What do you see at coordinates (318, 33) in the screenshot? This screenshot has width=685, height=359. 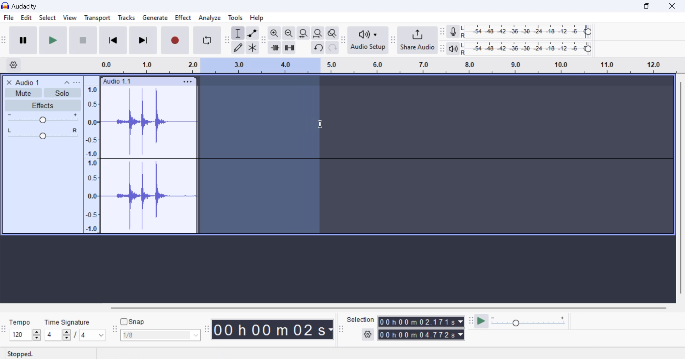 I see `fit project to width` at bounding box center [318, 33].